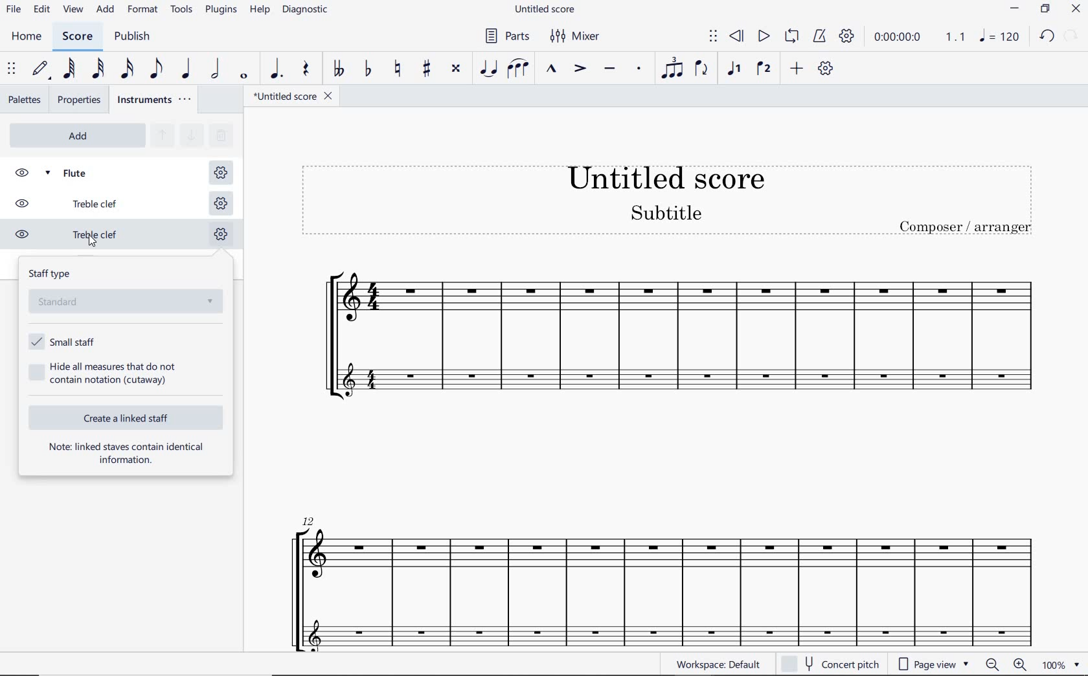 The width and height of the screenshot is (1088, 676). I want to click on 32ND NOTE, so click(98, 69).